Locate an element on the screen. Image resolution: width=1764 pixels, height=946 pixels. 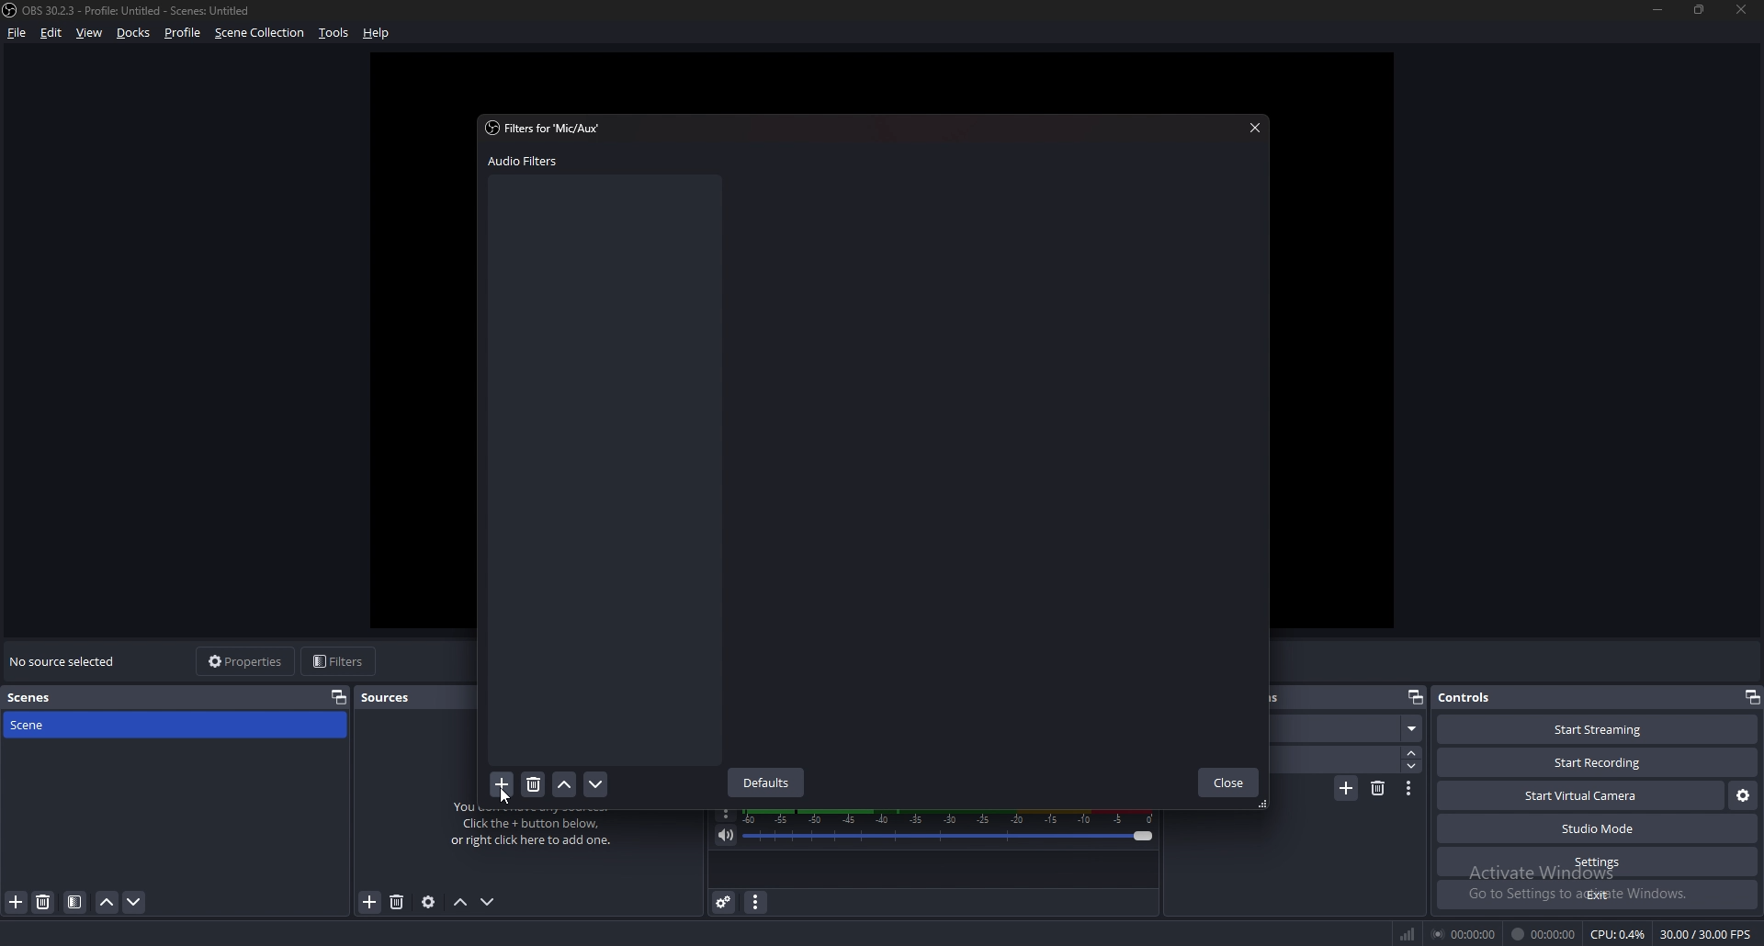
cursor is located at coordinates (509, 795).